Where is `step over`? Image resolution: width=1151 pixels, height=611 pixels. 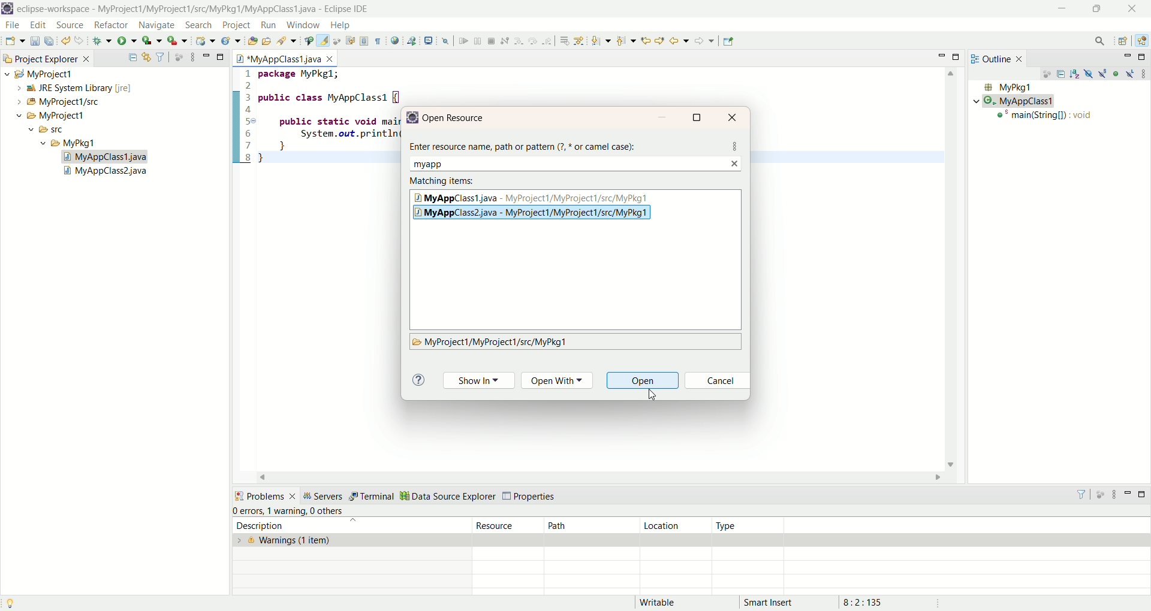 step over is located at coordinates (534, 42).